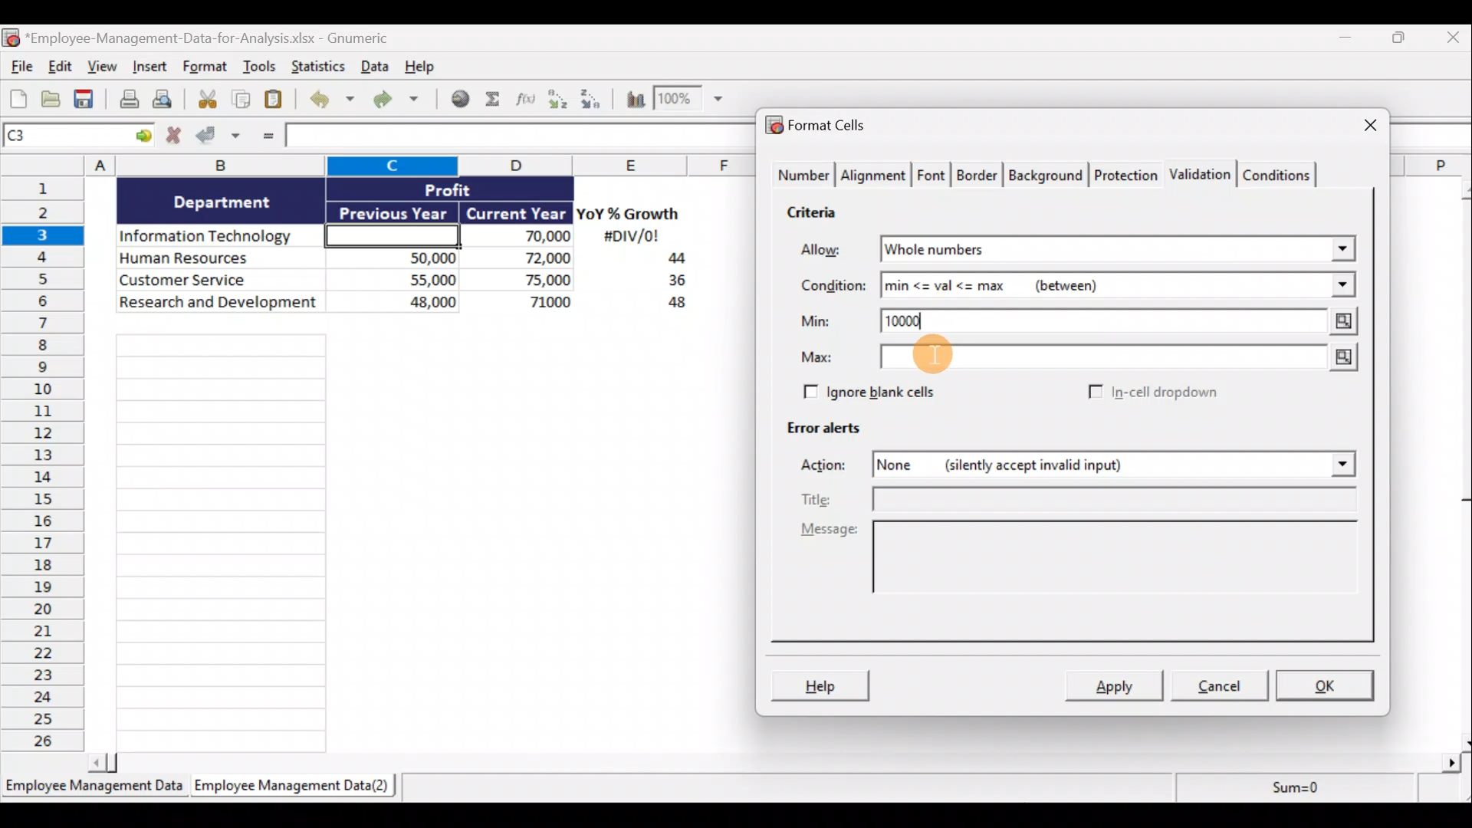  What do you see at coordinates (1050, 176) in the screenshot?
I see `Background` at bounding box center [1050, 176].